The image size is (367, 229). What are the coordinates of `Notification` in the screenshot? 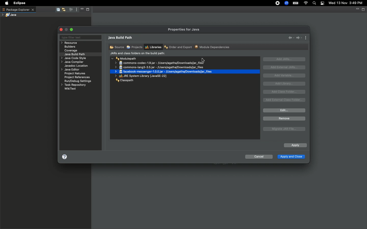 It's located at (323, 3).